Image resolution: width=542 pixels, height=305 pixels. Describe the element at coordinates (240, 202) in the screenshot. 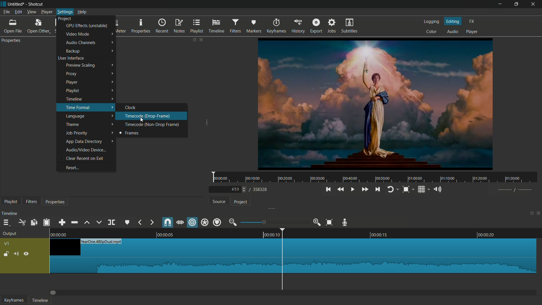

I see `` at that location.